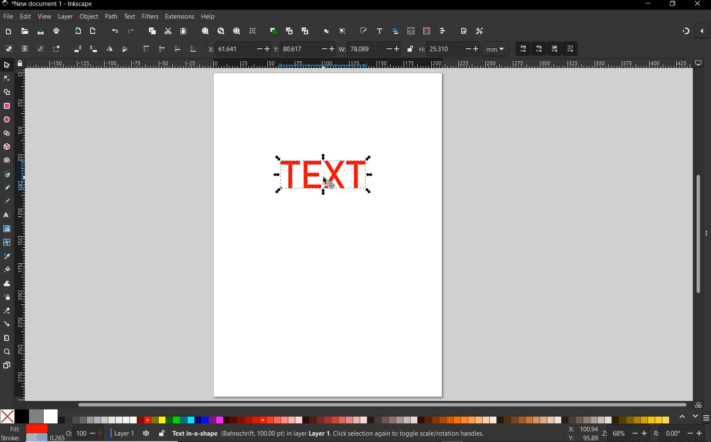 This screenshot has height=442, width=711. What do you see at coordinates (78, 433) in the screenshot?
I see `opacity` at bounding box center [78, 433].